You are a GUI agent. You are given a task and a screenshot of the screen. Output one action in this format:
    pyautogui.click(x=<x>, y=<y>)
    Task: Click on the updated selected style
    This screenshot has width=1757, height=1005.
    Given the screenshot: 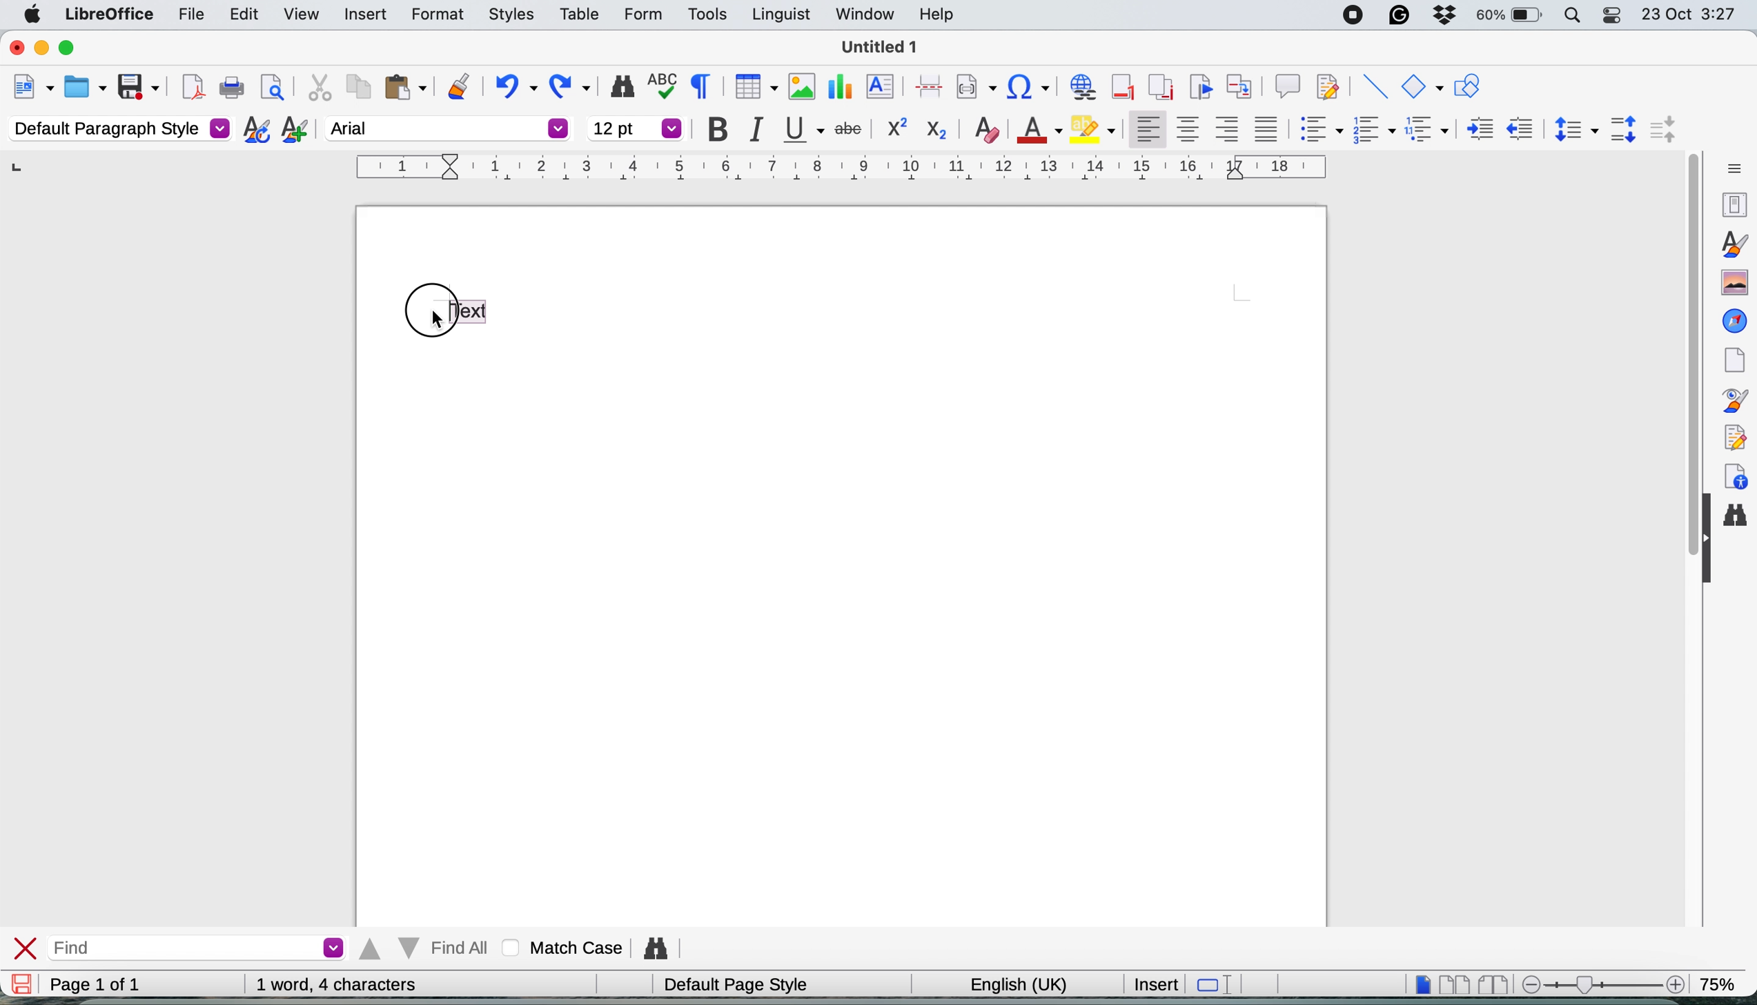 What is the action you would take?
    pyautogui.click(x=252, y=130)
    